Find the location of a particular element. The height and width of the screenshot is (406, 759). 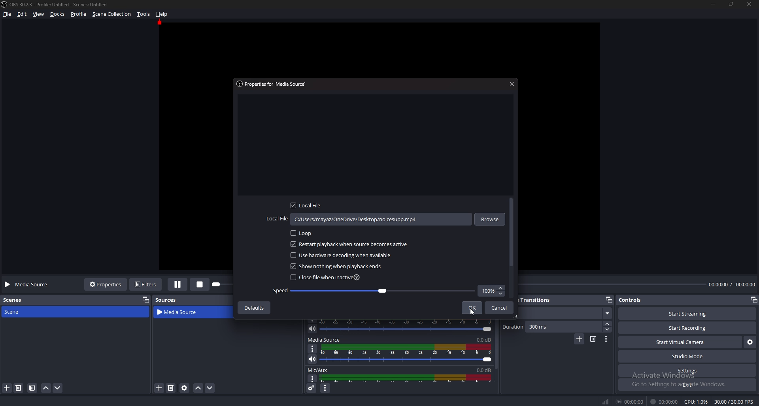

30.00 / 30.00 FPS is located at coordinates (734, 402).